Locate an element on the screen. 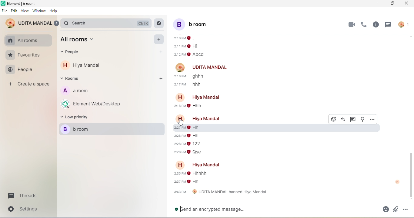 This screenshot has height=218, width=414. sending message time is located at coordinates (177, 136).